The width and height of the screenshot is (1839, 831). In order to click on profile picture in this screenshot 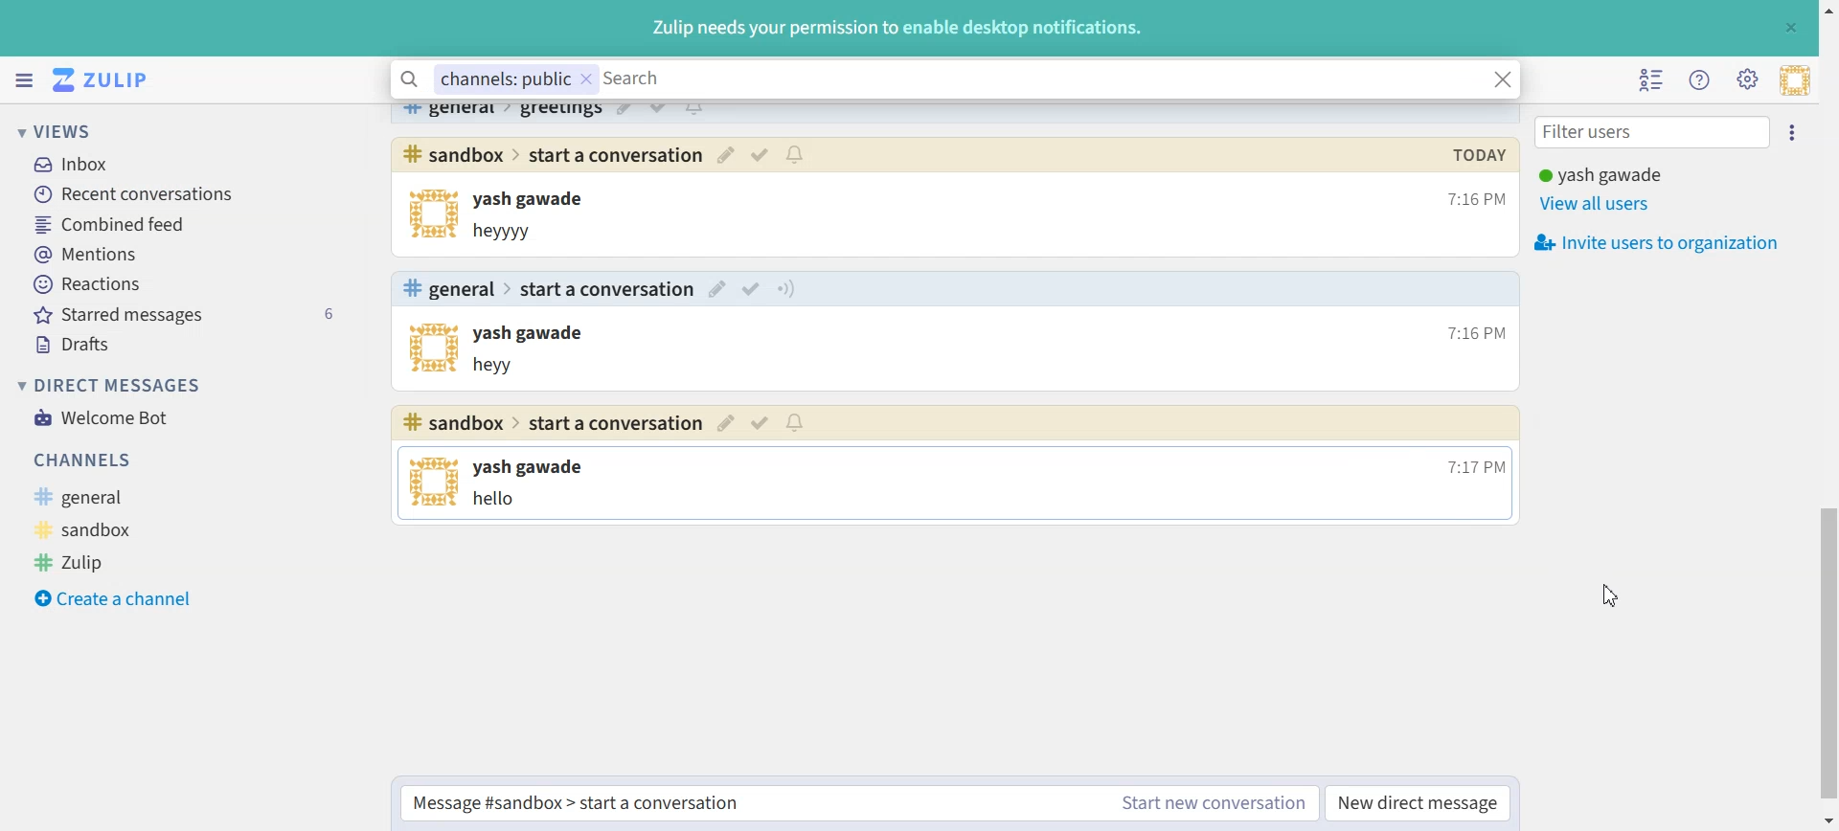, I will do `click(435, 349)`.